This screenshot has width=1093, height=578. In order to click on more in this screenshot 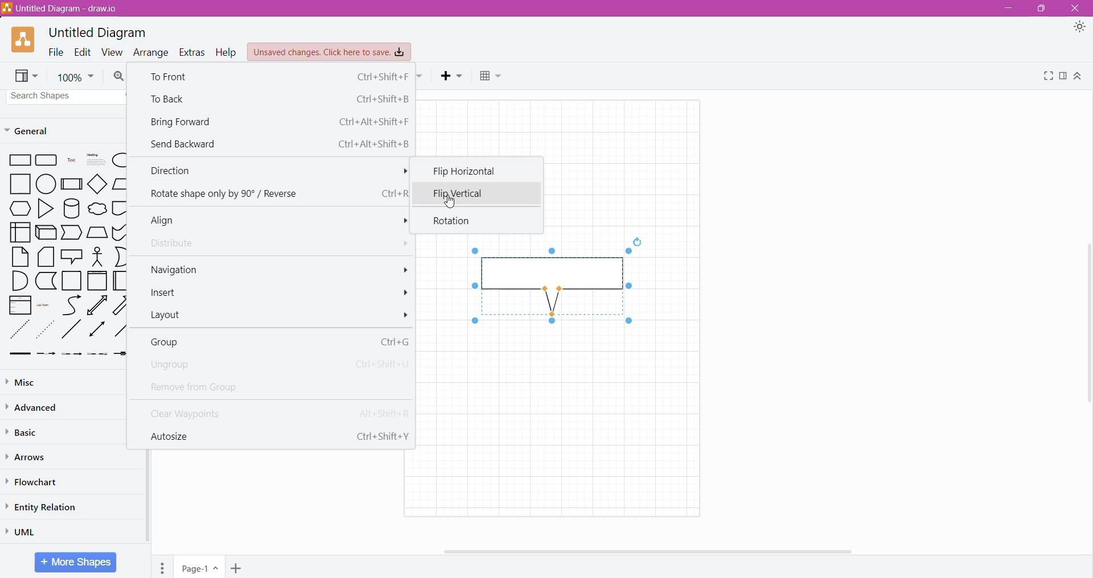, I will do `click(401, 244)`.